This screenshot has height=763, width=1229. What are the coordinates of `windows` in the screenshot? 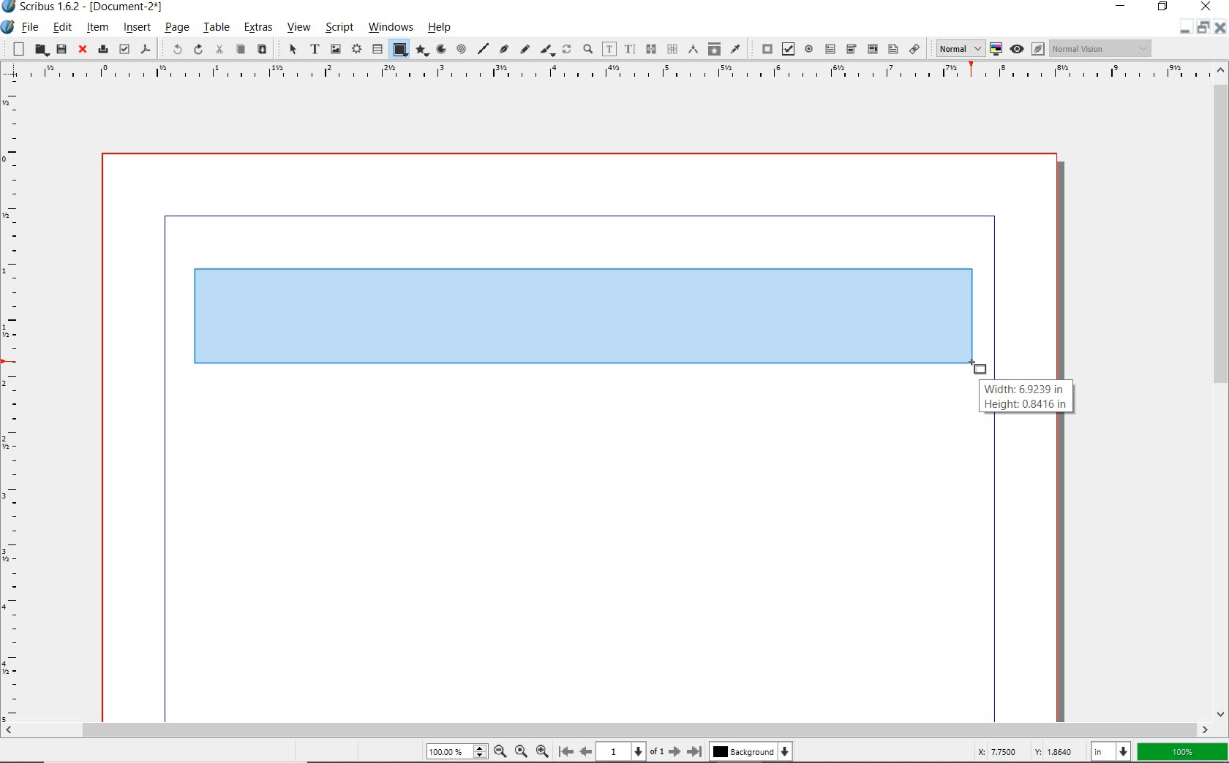 It's located at (391, 28).